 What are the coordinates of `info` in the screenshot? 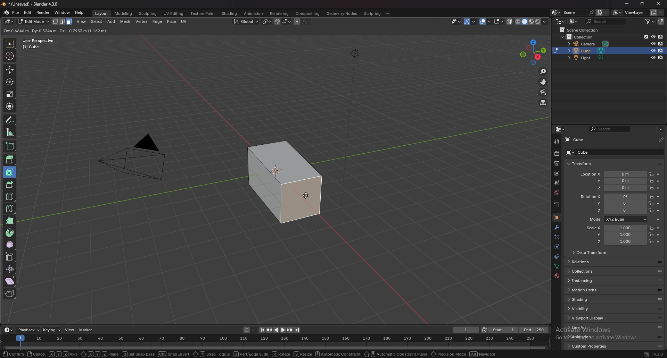 It's located at (44, 43).